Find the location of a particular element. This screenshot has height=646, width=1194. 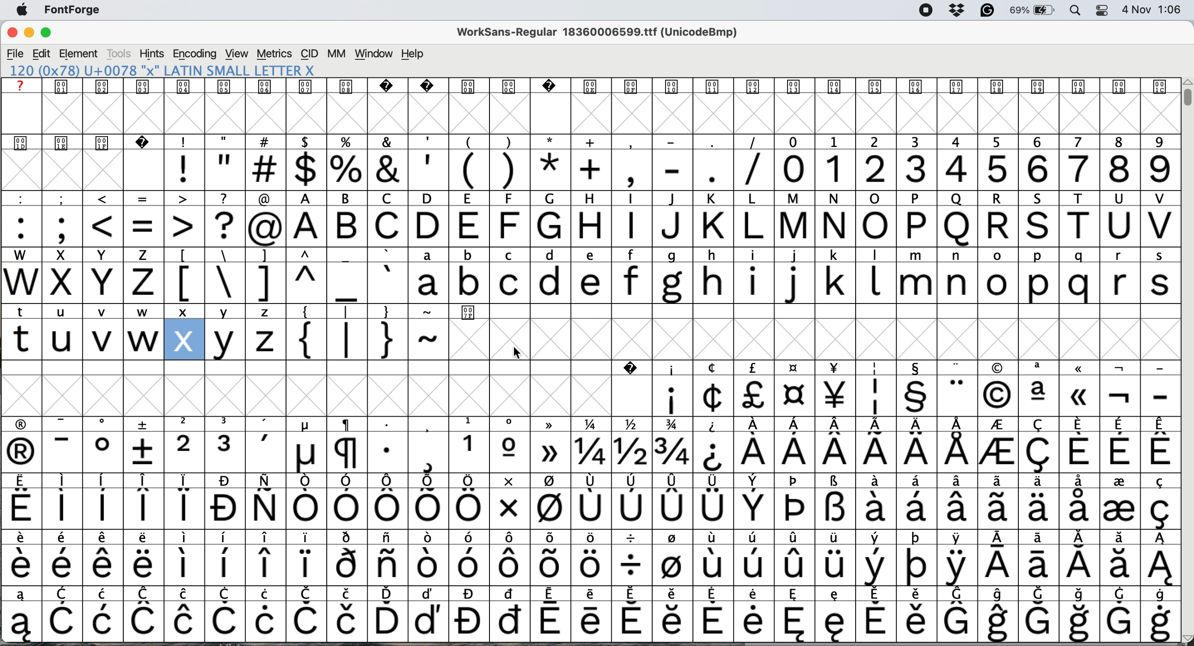

cid is located at coordinates (309, 54).